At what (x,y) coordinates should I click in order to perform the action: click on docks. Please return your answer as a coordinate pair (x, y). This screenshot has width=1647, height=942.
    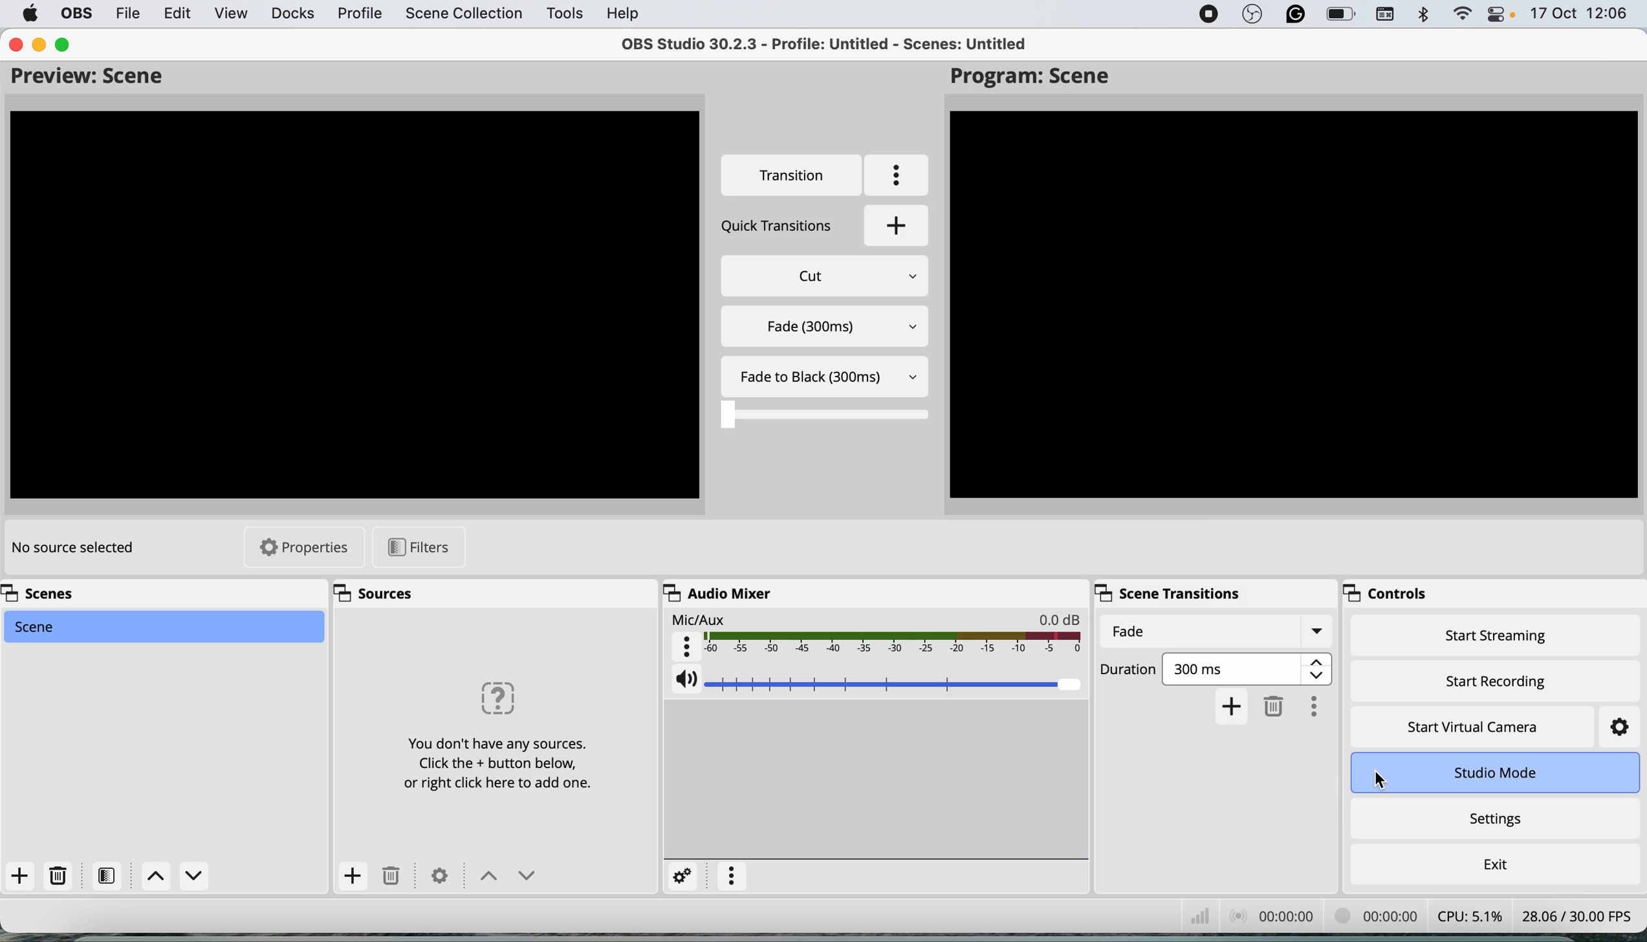
    Looking at the image, I should click on (292, 14).